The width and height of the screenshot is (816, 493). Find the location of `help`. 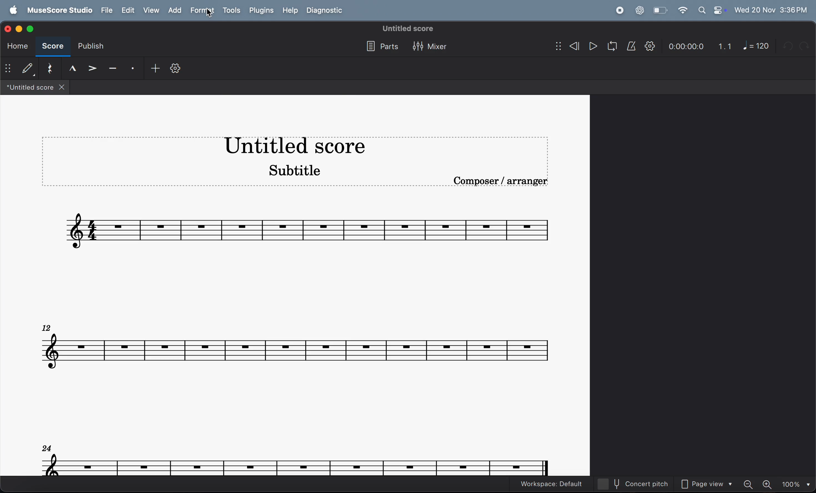

help is located at coordinates (289, 11).